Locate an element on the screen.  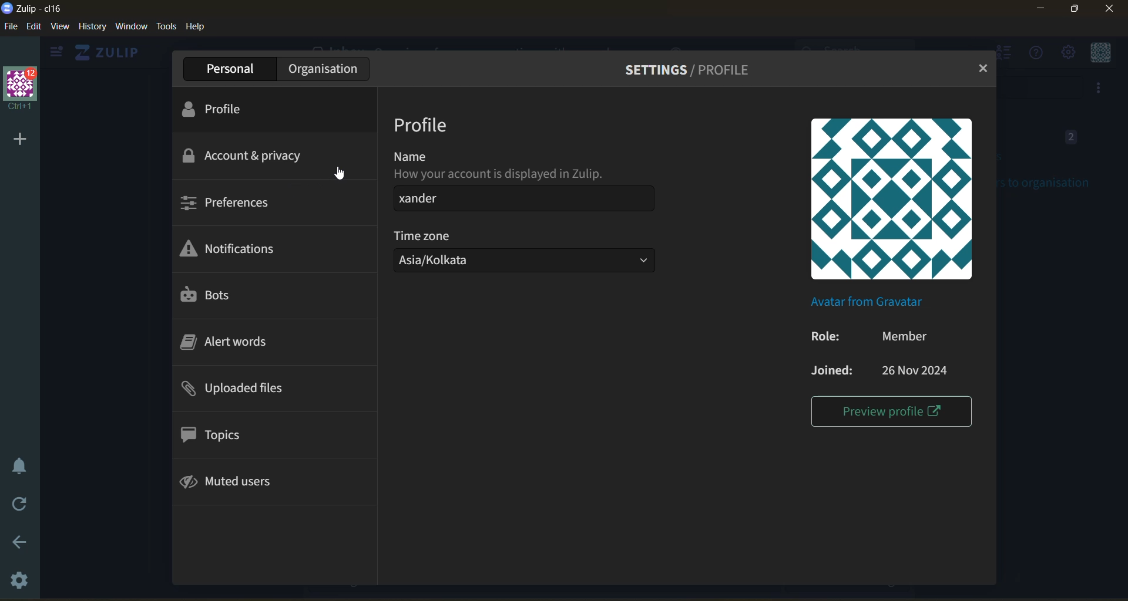
setting is located at coordinates (1067, 54).